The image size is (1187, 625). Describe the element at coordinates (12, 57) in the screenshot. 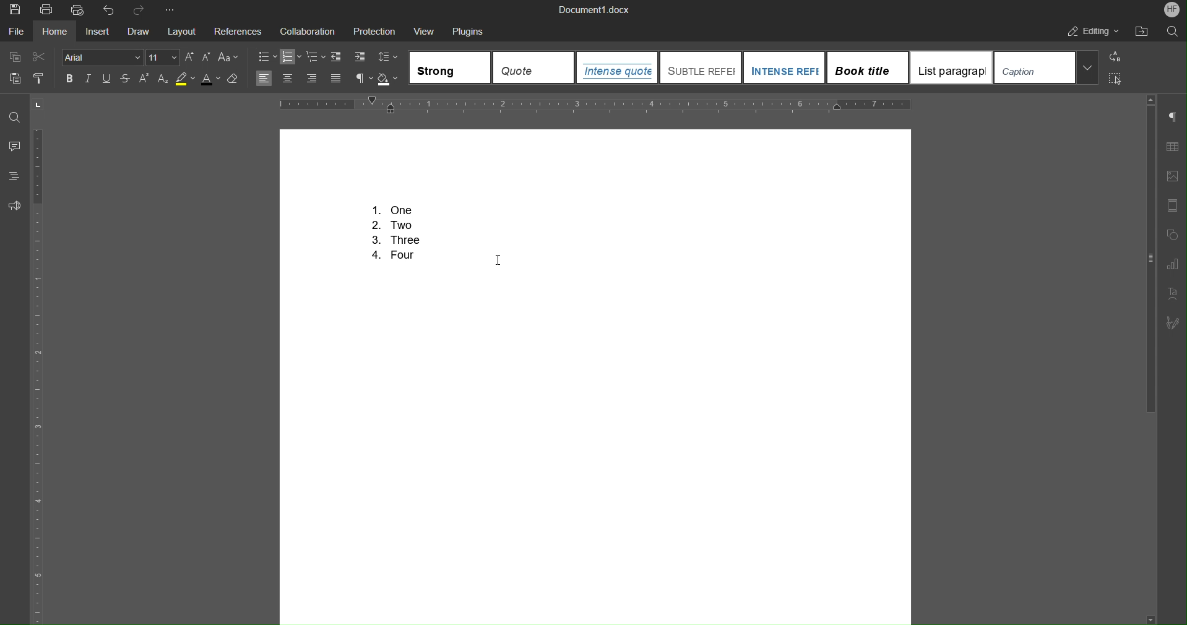

I see `Copy` at that location.